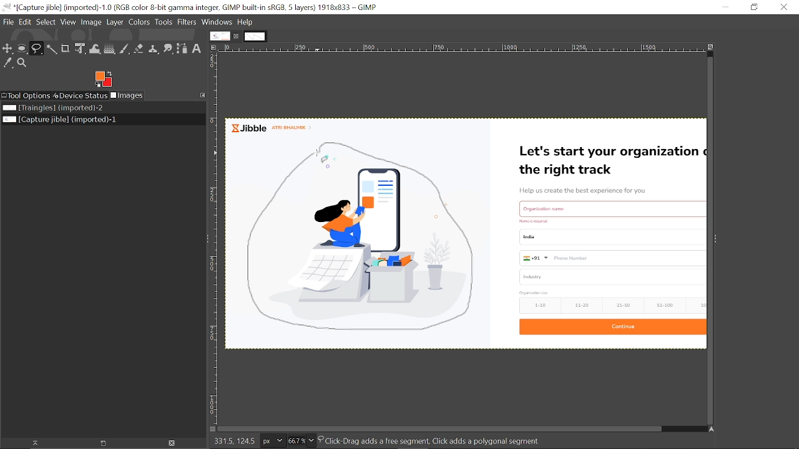 The width and height of the screenshot is (799, 449). I want to click on Wrap text tool, so click(95, 49).